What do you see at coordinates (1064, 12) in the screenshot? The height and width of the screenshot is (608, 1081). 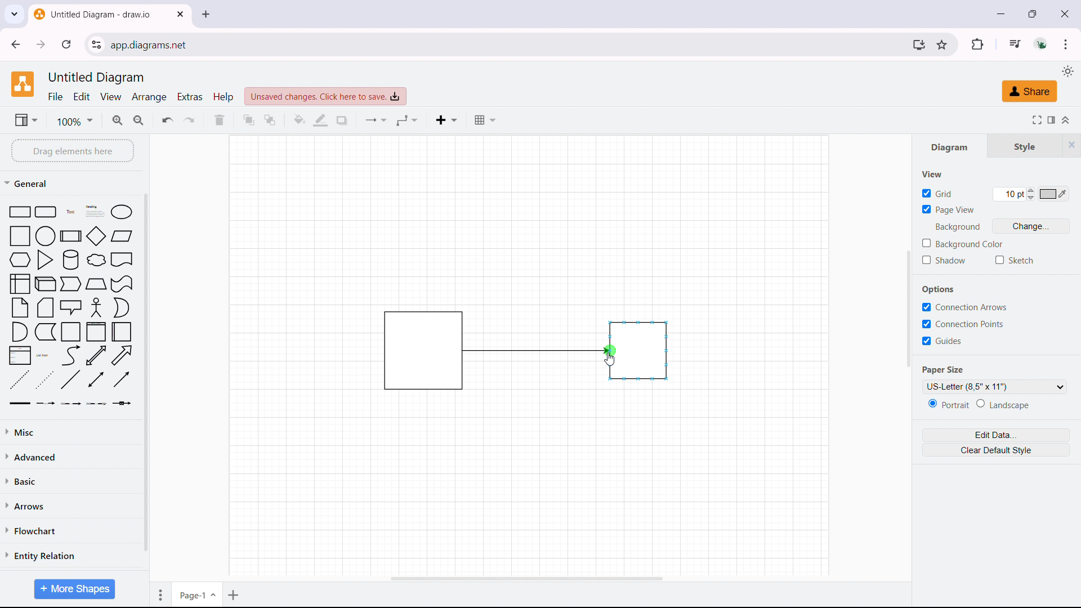 I see `close` at bounding box center [1064, 12].